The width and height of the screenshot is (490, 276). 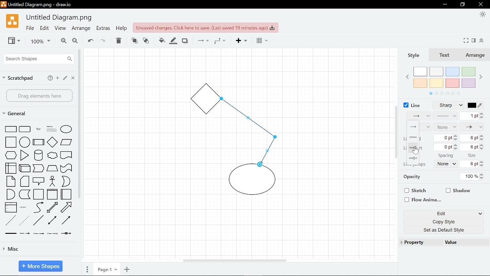 I want to click on Draw.io logo, so click(x=12, y=23).